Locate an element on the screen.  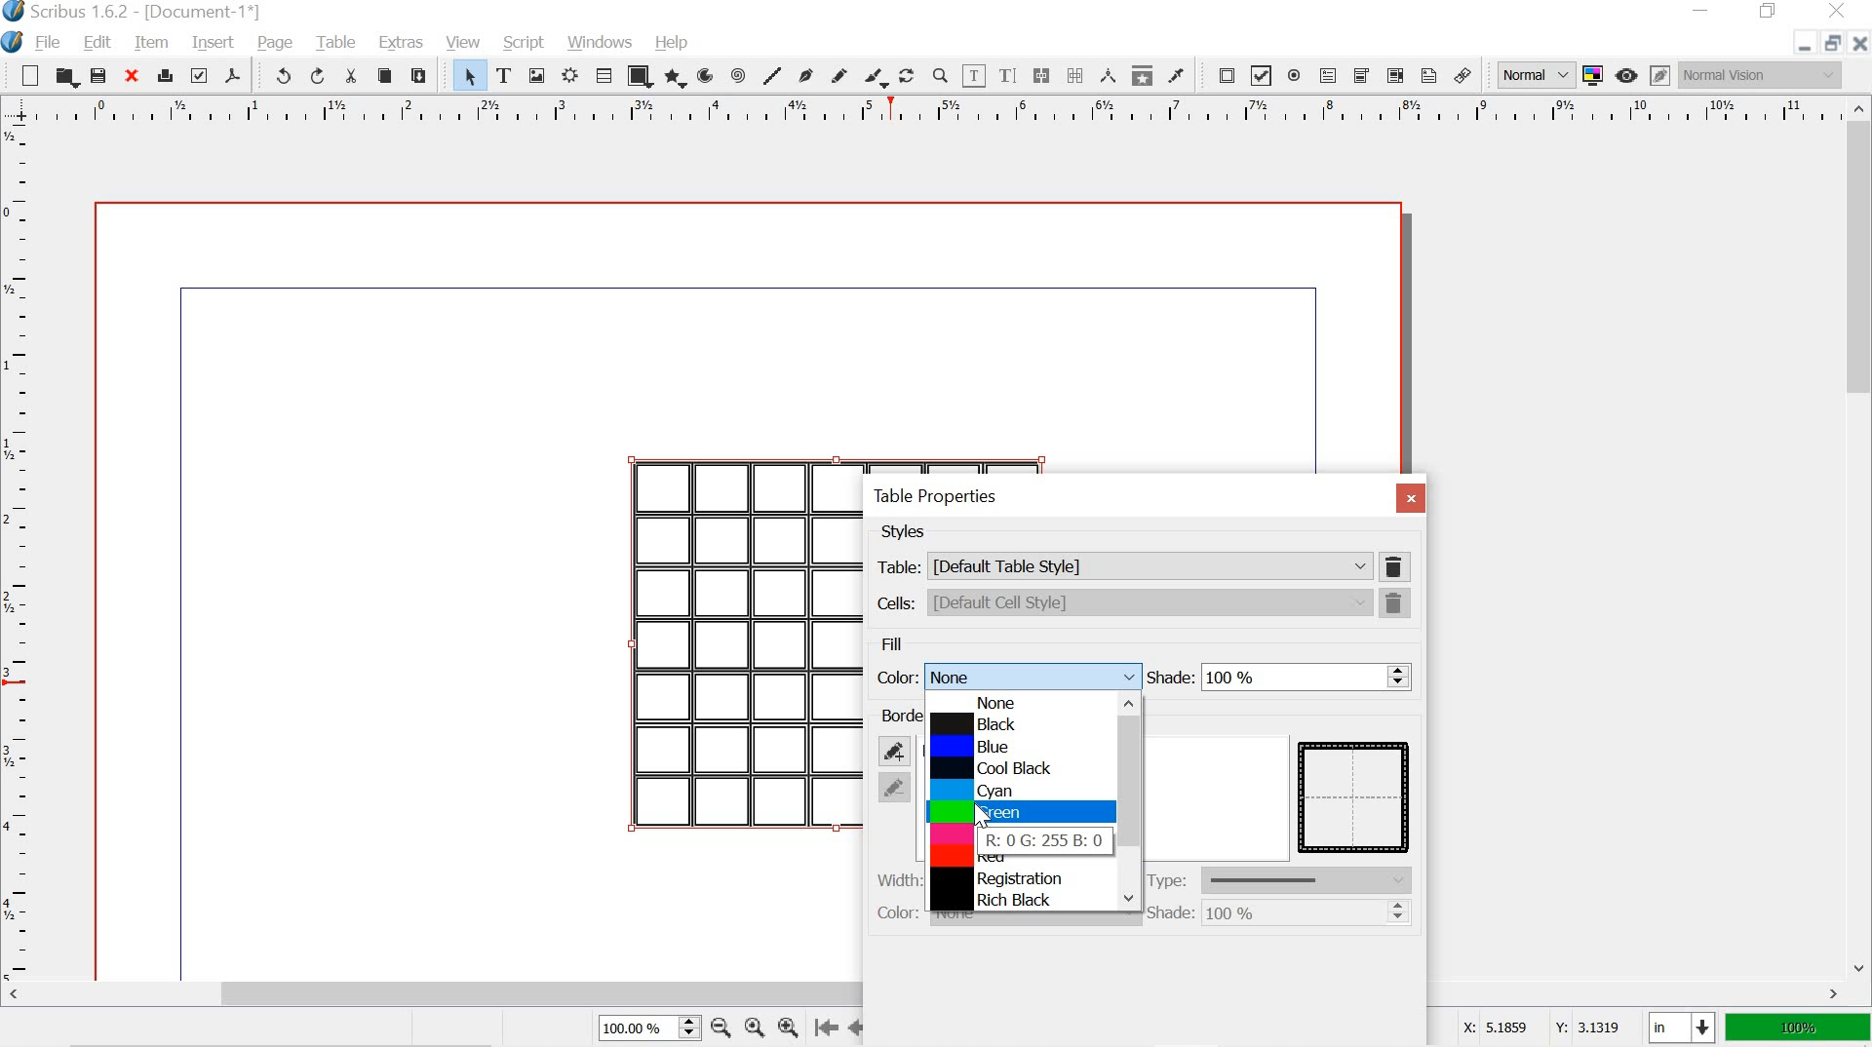
blue is located at coordinates (985, 749).